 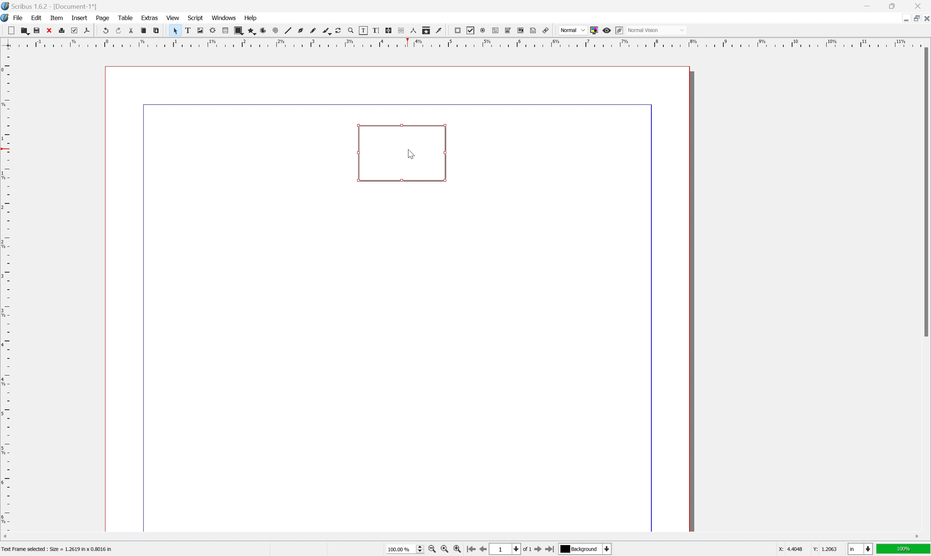 I want to click on cut, so click(x=131, y=30).